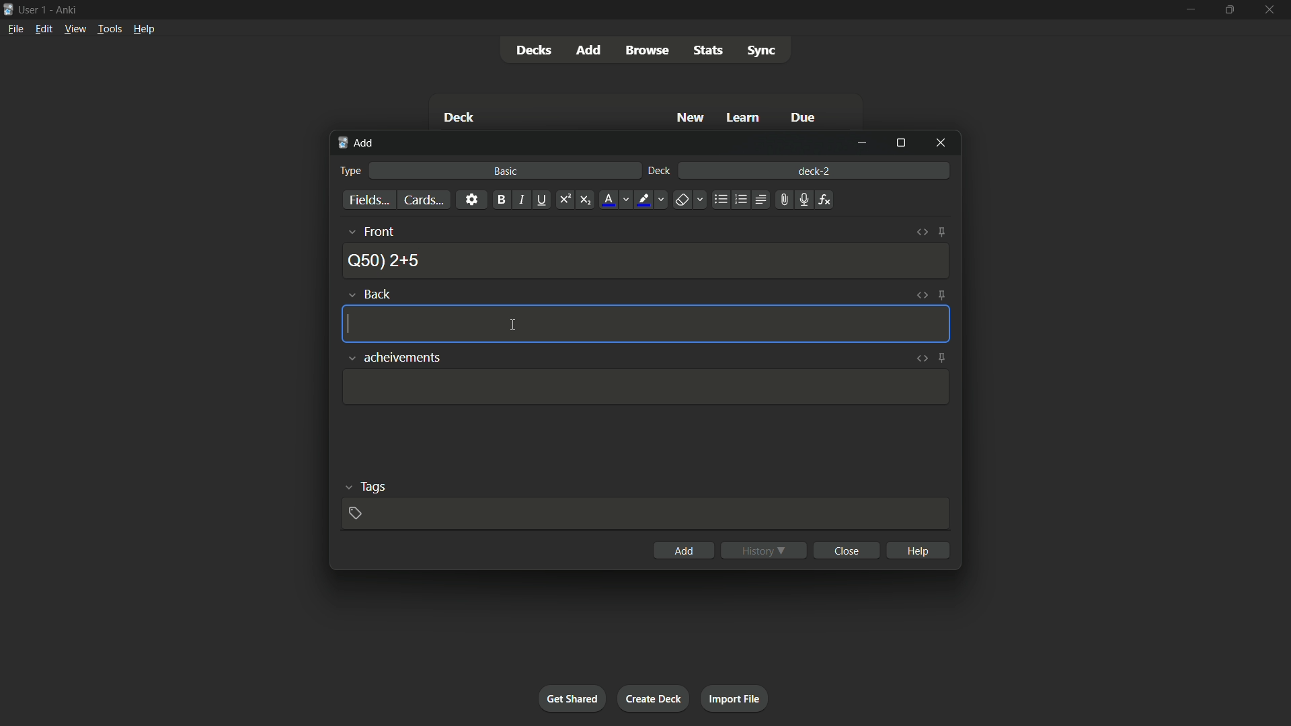 This screenshot has height=726, width=1291. What do you see at coordinates (940, 295) in the screenshot?
I see `toggle sticky` at bounding box center [940, 295].